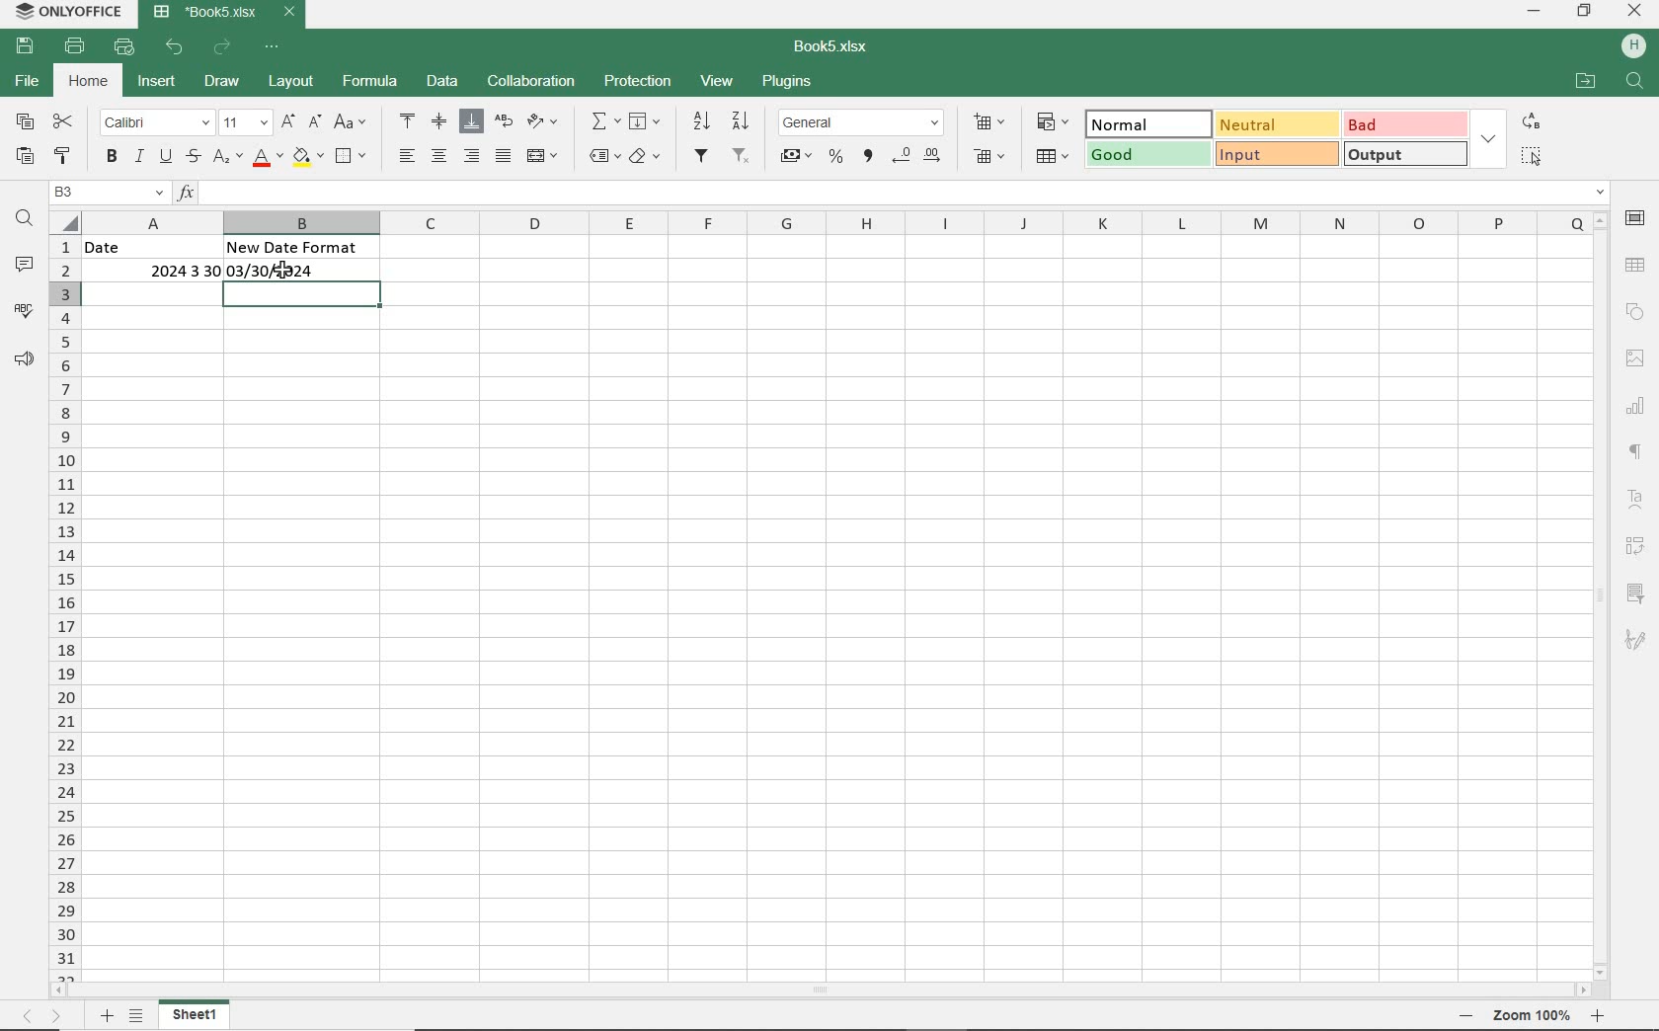  Describe the element at coordinates (307, 158) in the screenshot. I see `FILL COLOR` at that location.